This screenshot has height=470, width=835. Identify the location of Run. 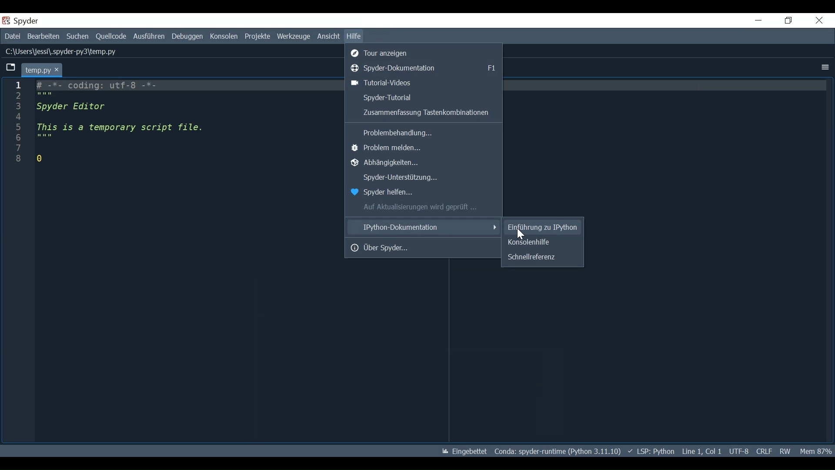
(149, 36).